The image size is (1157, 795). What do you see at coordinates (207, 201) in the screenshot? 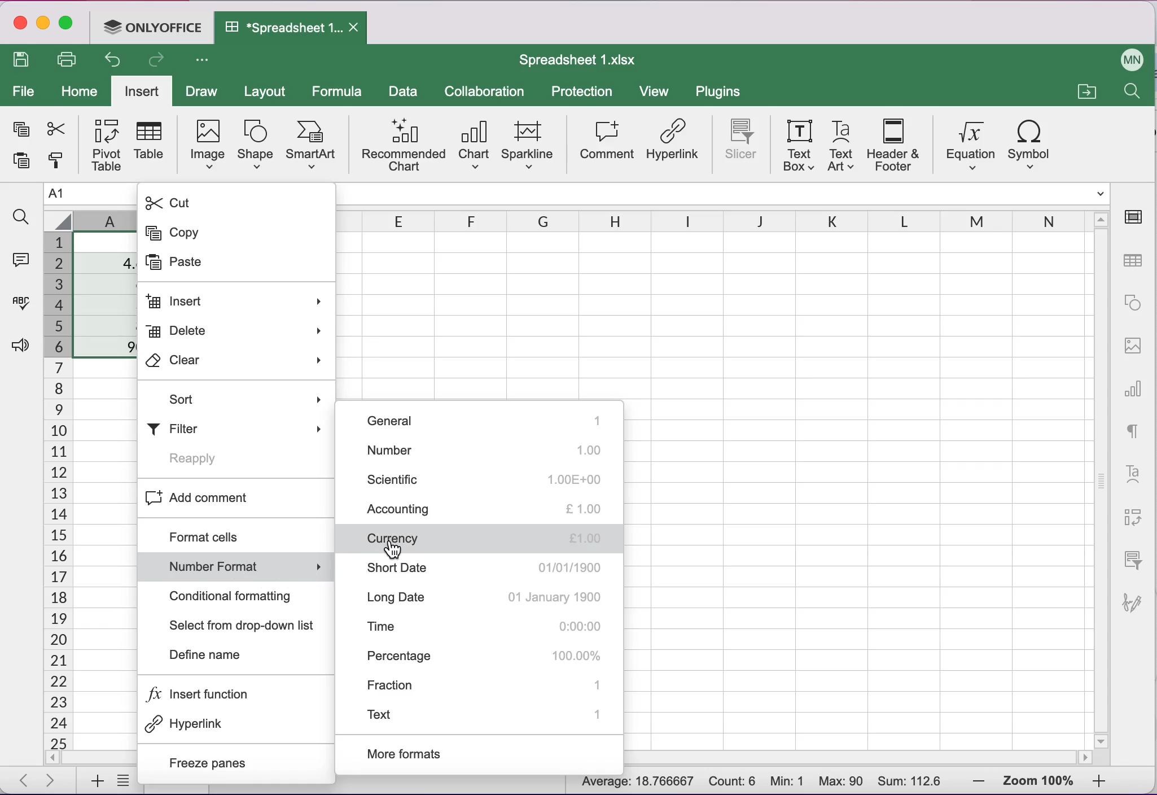
I see `Cut` at bounding box center [207, 201].